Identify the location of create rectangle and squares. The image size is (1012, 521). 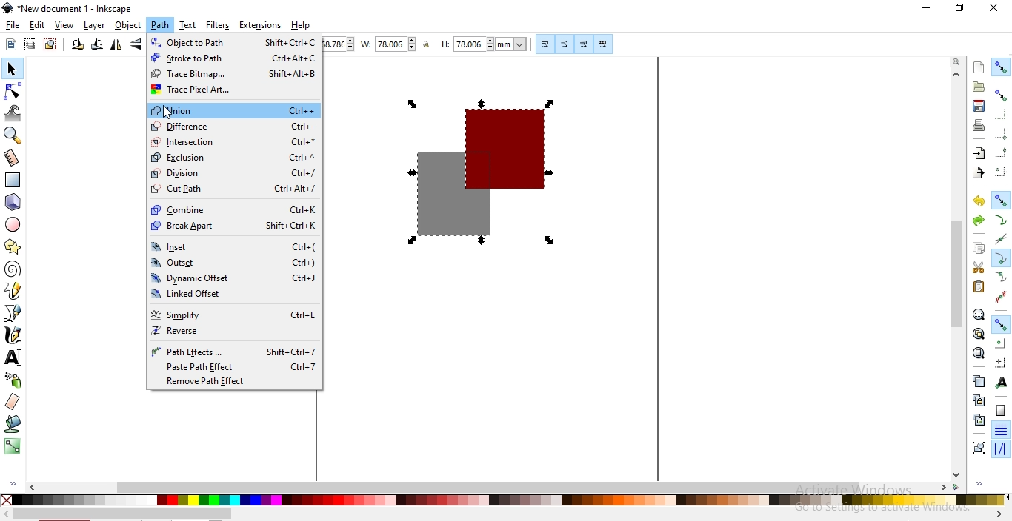
(13, 180).